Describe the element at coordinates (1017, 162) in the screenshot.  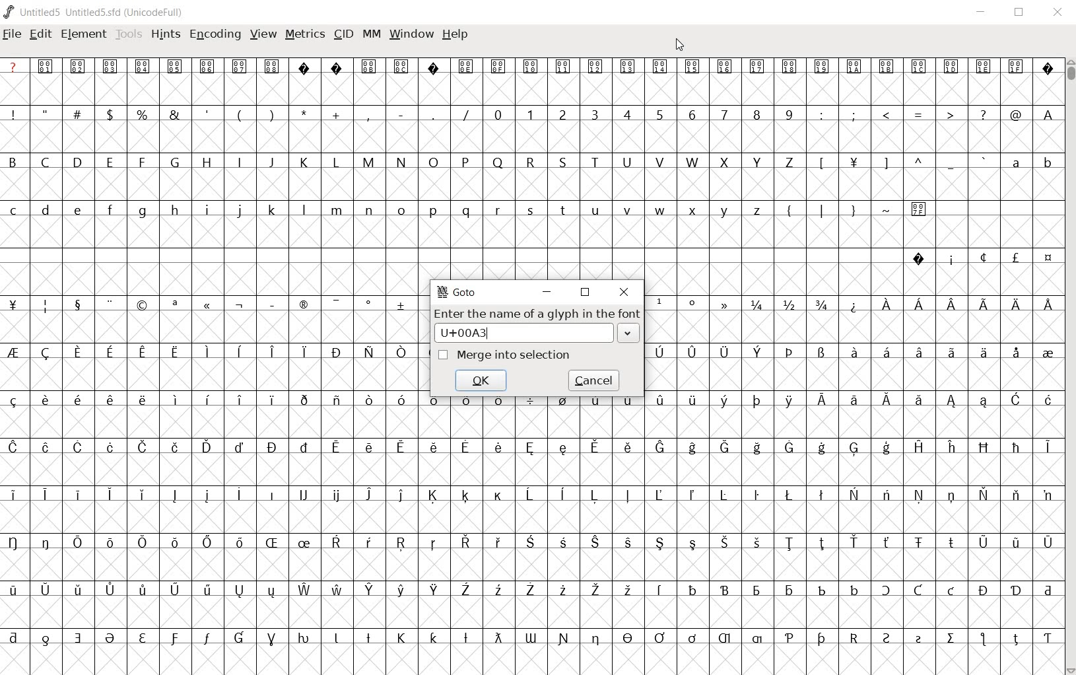
I see `a` at that location.